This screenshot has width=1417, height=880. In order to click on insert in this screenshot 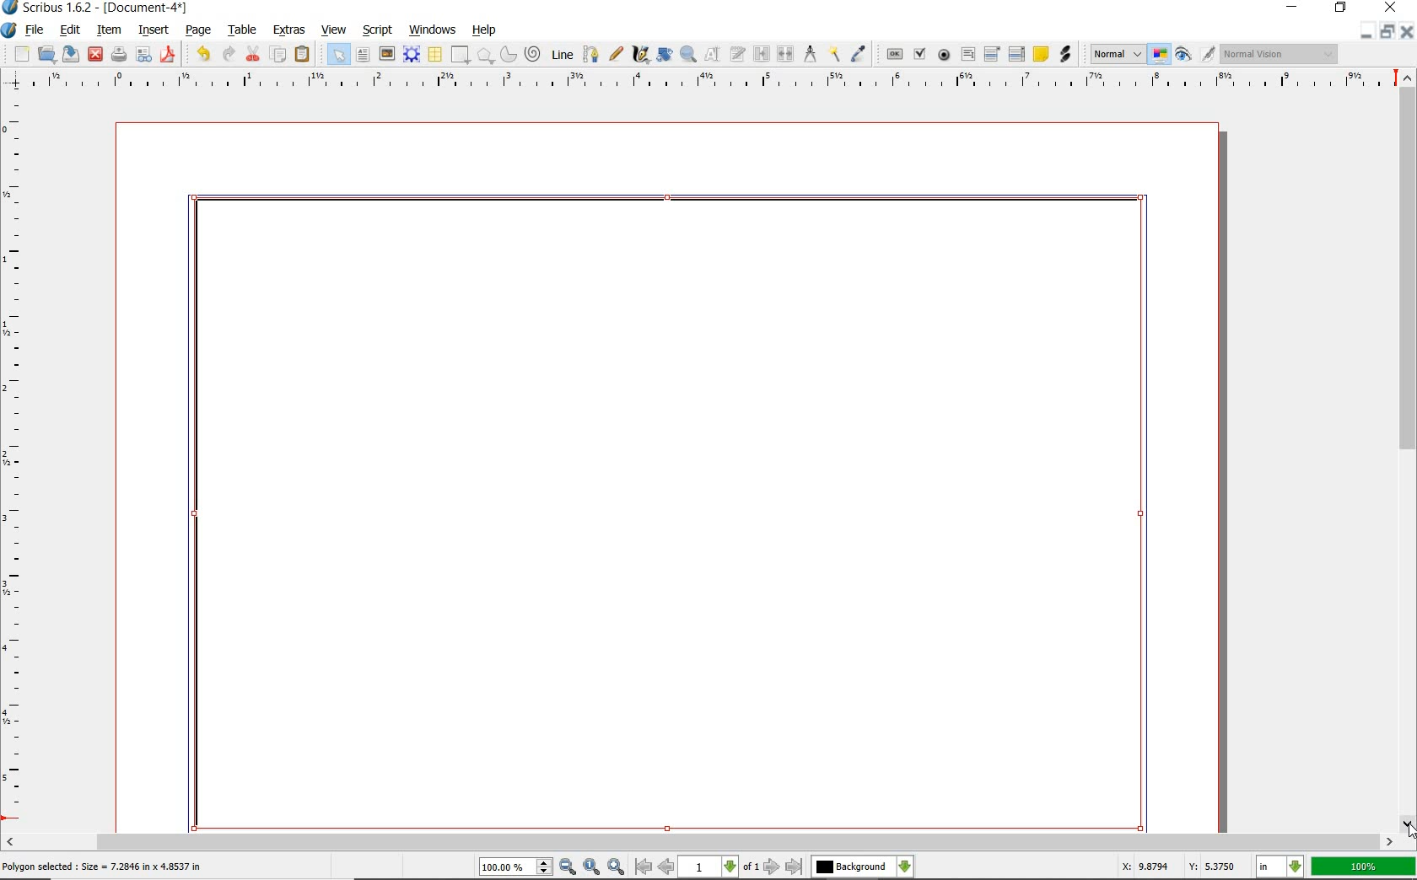, I will do `click(154, 30)`.